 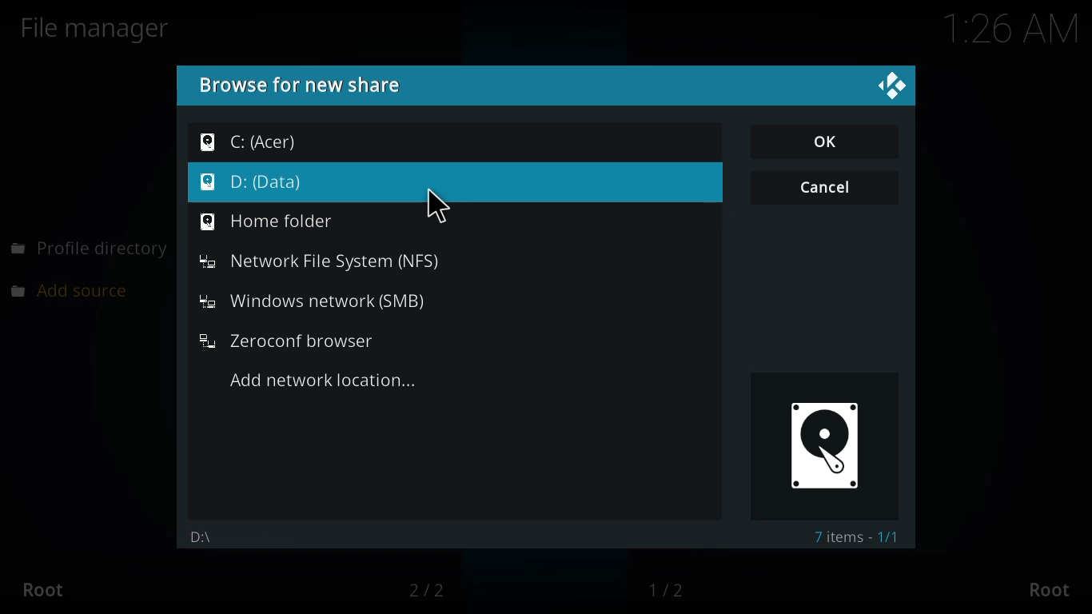 I want to click on add network location, so click(x=323, y=381).